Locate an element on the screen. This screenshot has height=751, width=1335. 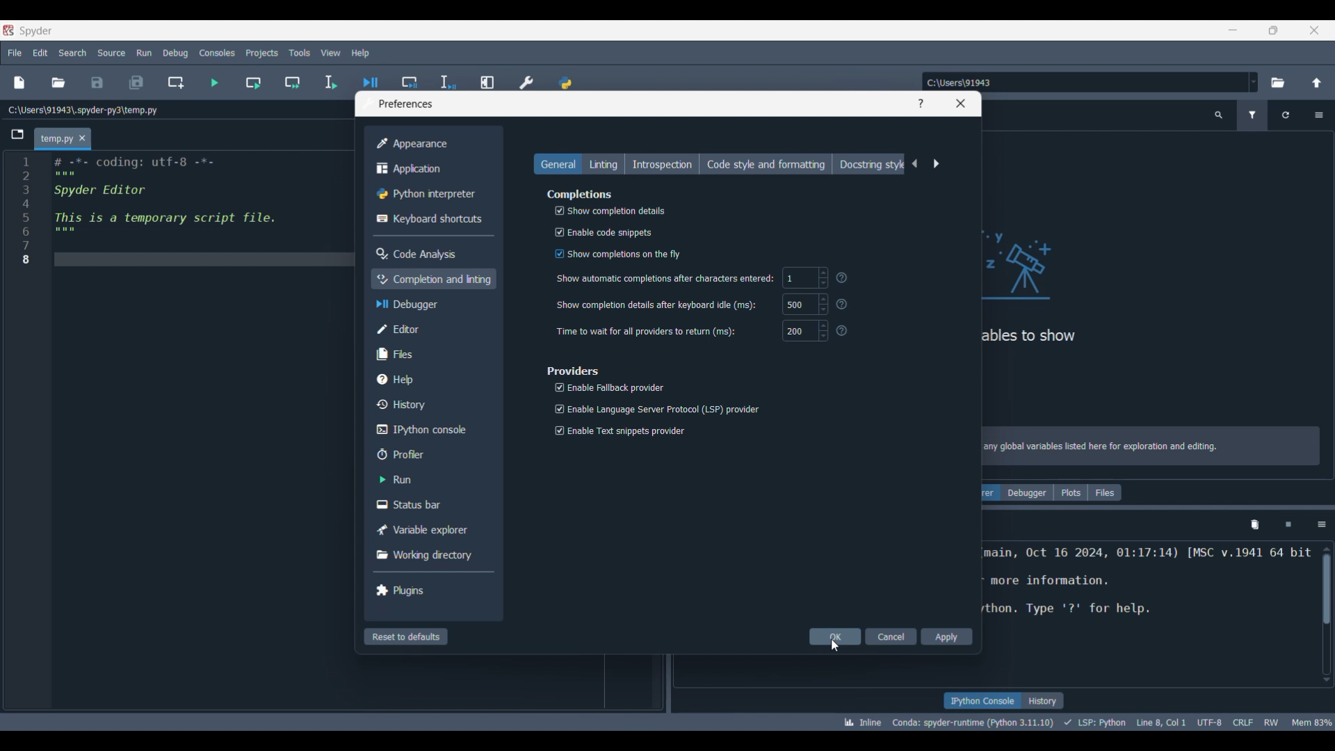
Source menu is located at coordinates (112, 53).